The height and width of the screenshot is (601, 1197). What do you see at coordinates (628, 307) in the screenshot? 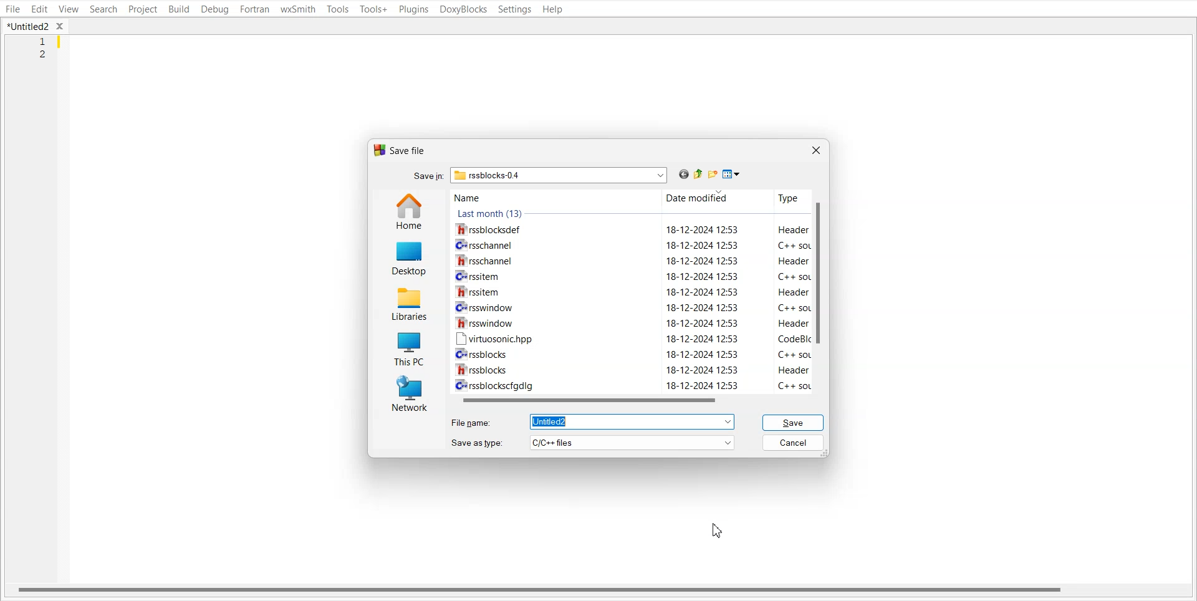
I see `CH rsswindow 18-12-2024 12:53 C++ sol` at bounding box center [628, 307].